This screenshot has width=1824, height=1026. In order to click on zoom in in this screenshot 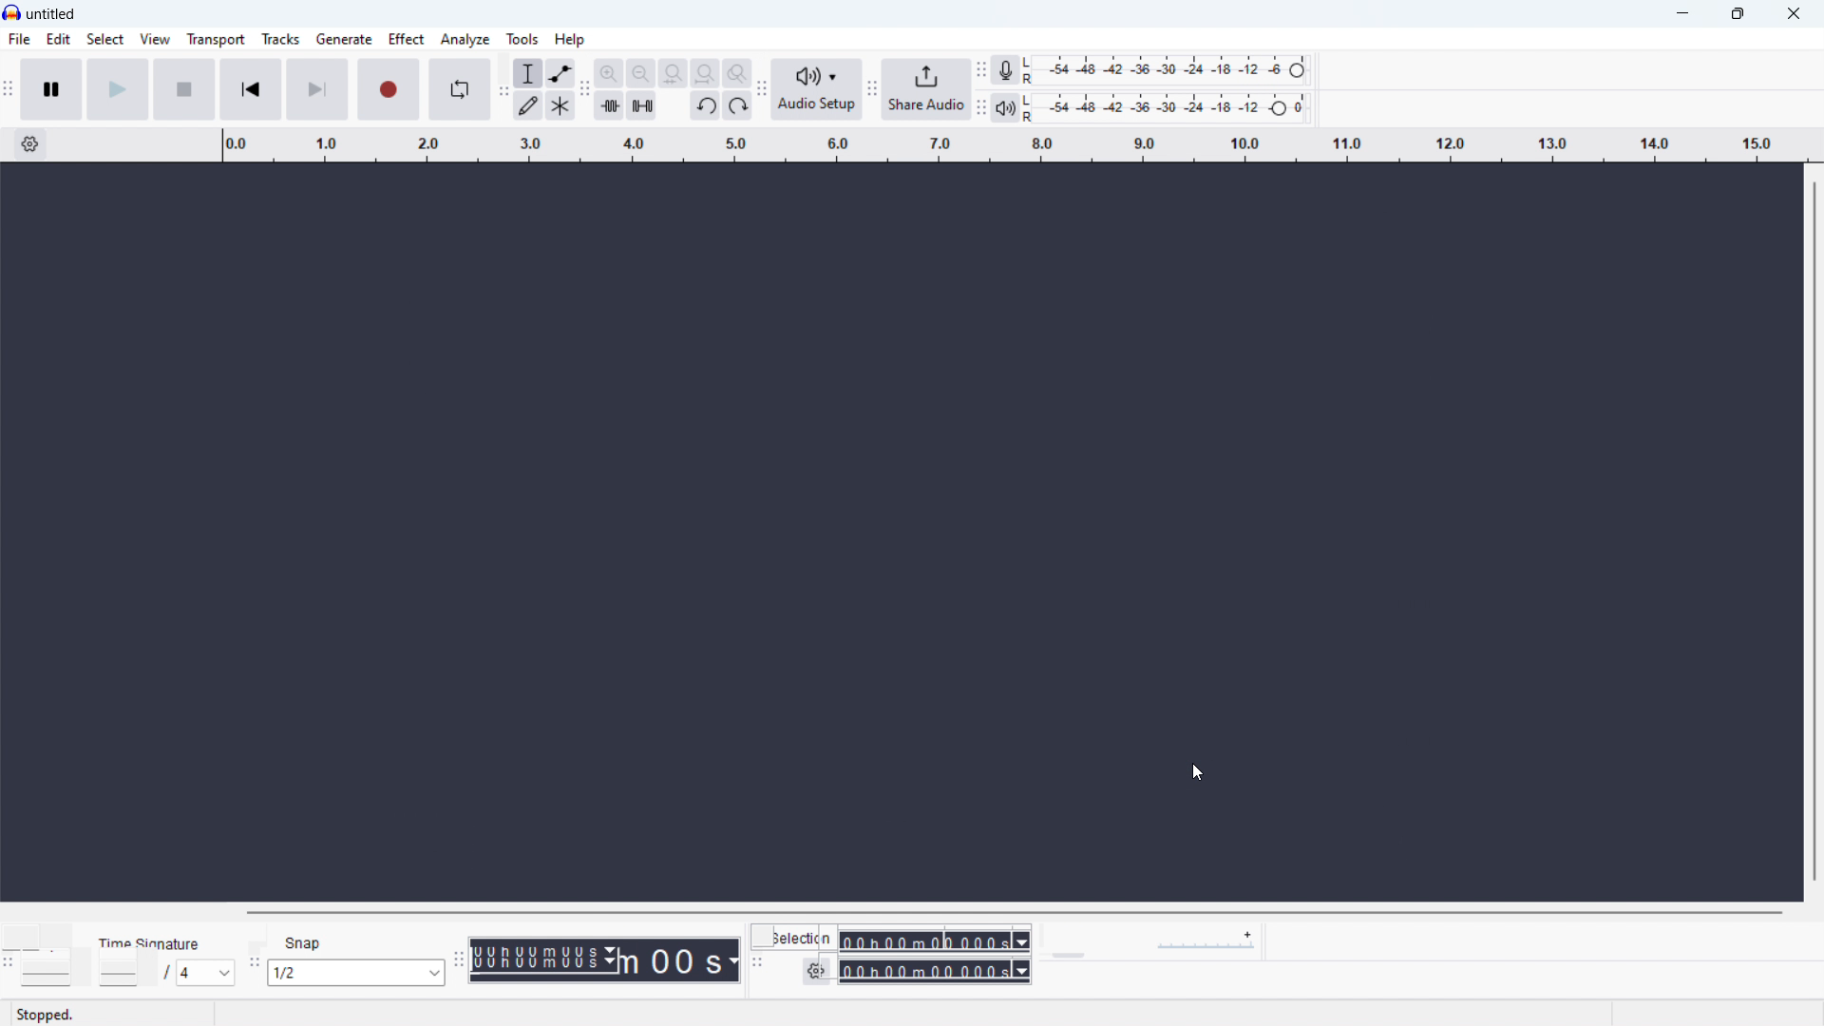, I will do `click(608, 73)`.